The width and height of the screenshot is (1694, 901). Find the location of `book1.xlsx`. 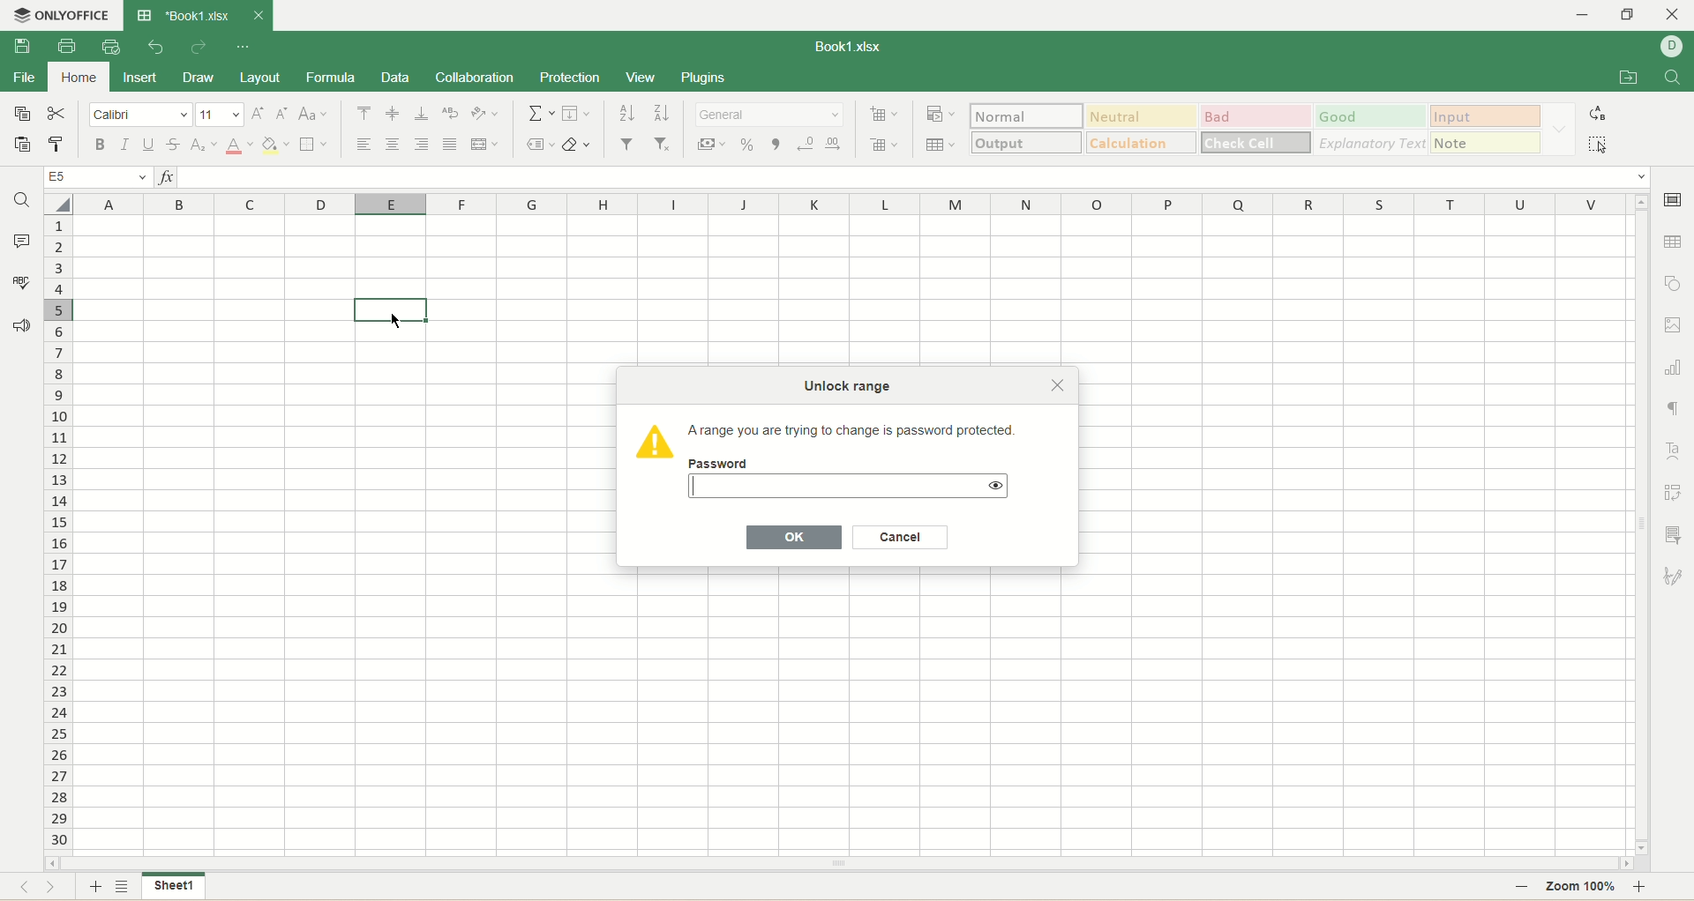

book1.xlsx is located at coordinates (184, 15).